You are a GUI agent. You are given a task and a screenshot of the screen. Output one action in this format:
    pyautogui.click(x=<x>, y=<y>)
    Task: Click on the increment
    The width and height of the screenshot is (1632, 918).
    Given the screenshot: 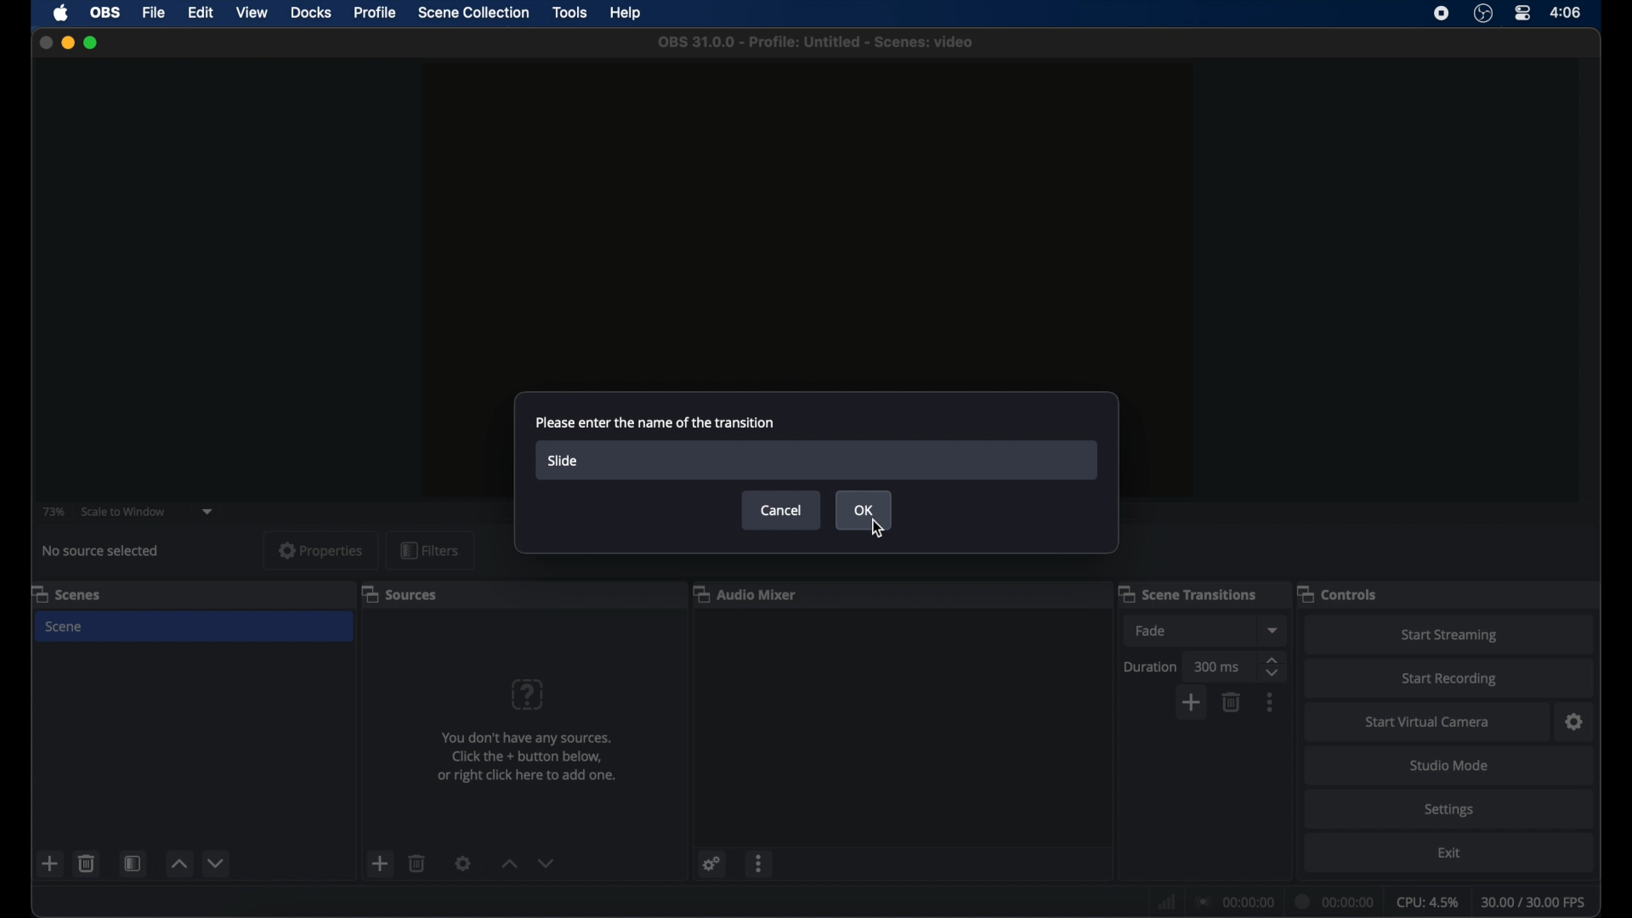 What is the action you would take?
    pyautogui.click(x=178, y=864)
    